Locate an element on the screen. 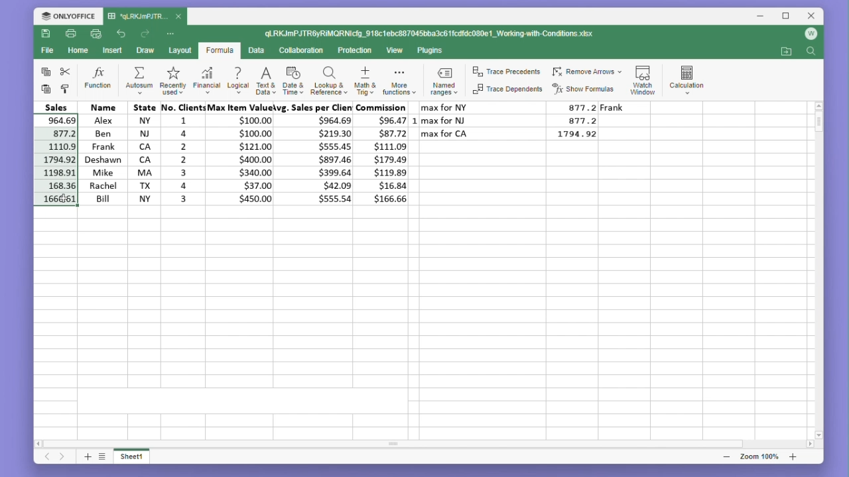 This screenshot has width=849, height=477. avg. sales per client is located at coordinates (316, 153).